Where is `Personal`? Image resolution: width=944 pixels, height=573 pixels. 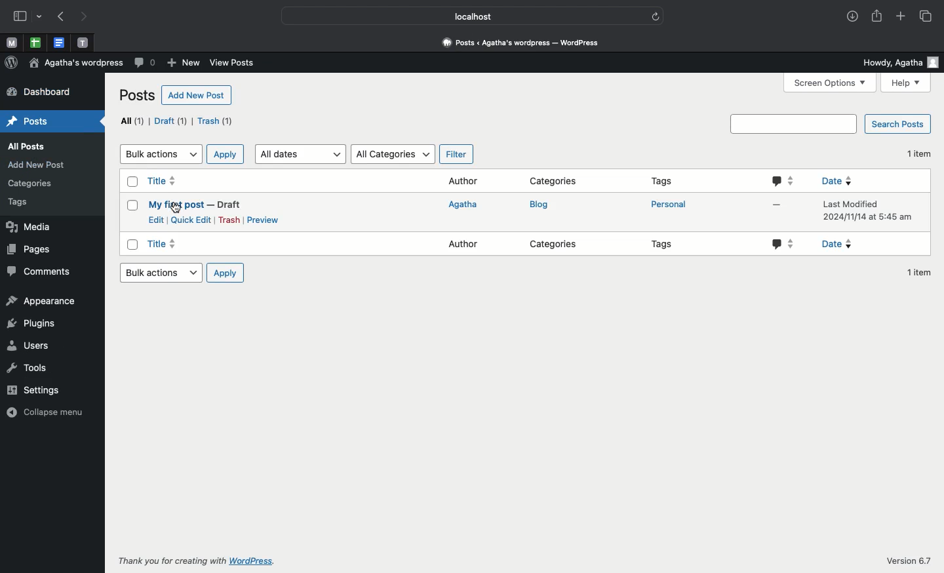
Personal is located at coordinates (671, 205).